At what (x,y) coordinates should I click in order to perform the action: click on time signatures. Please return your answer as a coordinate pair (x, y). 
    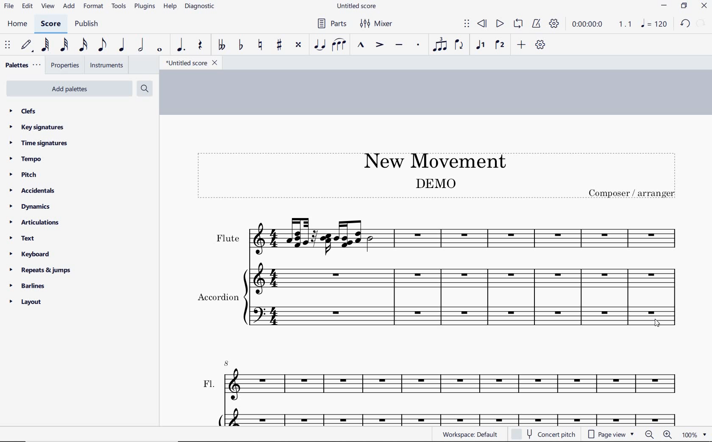
    Looking at the image, I should click on (39, 143).